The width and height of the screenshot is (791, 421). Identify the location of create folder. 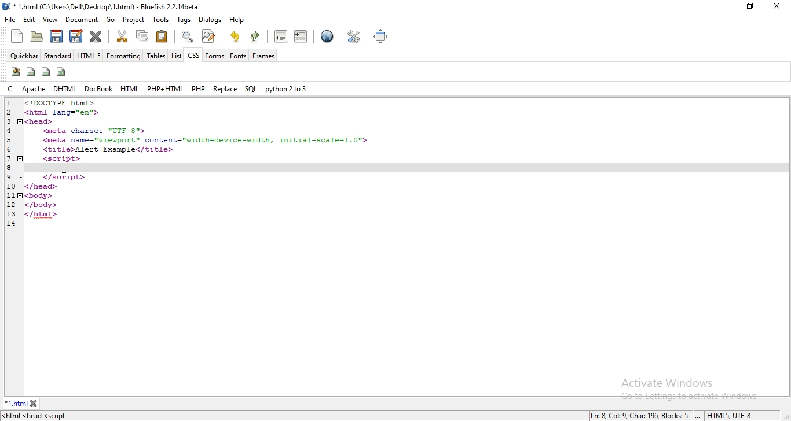
(38, 37).